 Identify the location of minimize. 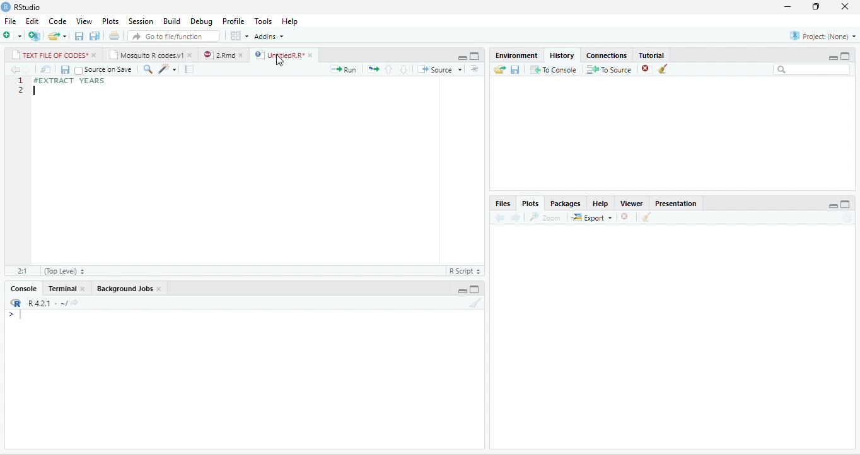
(833, 205).